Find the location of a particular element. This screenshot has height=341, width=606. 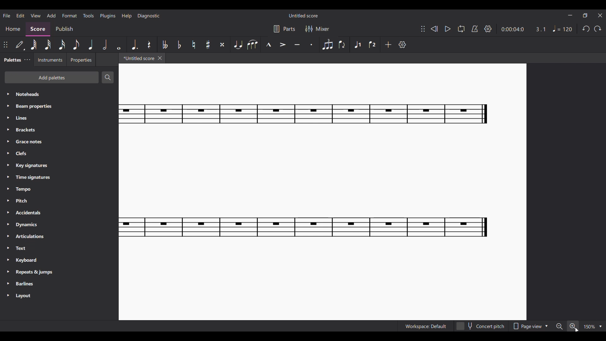

Cursor position unchanged is located at coordinates (576, 329).